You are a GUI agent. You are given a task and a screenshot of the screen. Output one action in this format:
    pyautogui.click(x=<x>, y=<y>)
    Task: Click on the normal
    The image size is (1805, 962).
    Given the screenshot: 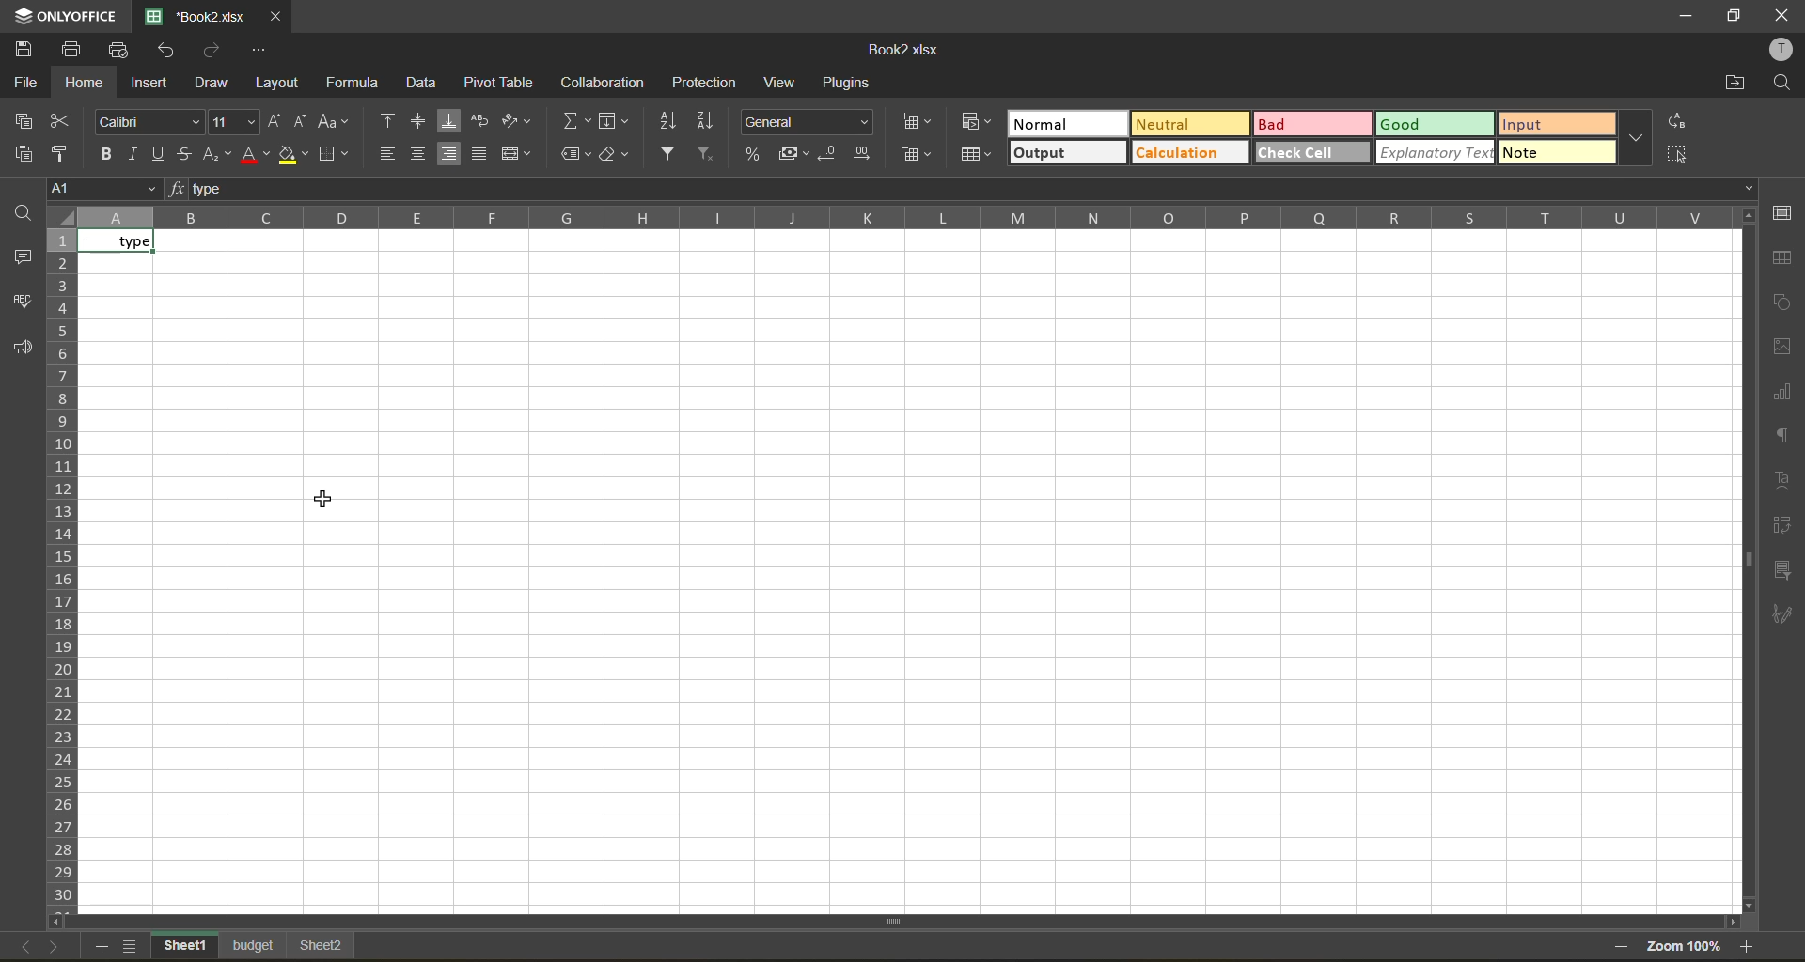 What is the action you would take?
    pyautogui.click(x=1066, y=121)
    